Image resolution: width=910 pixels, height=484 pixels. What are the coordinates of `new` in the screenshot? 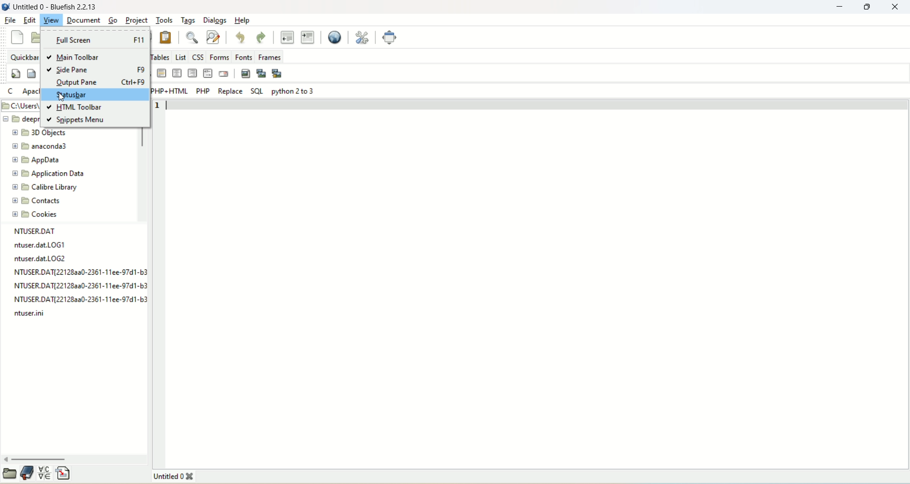 It's located at (19, 37).